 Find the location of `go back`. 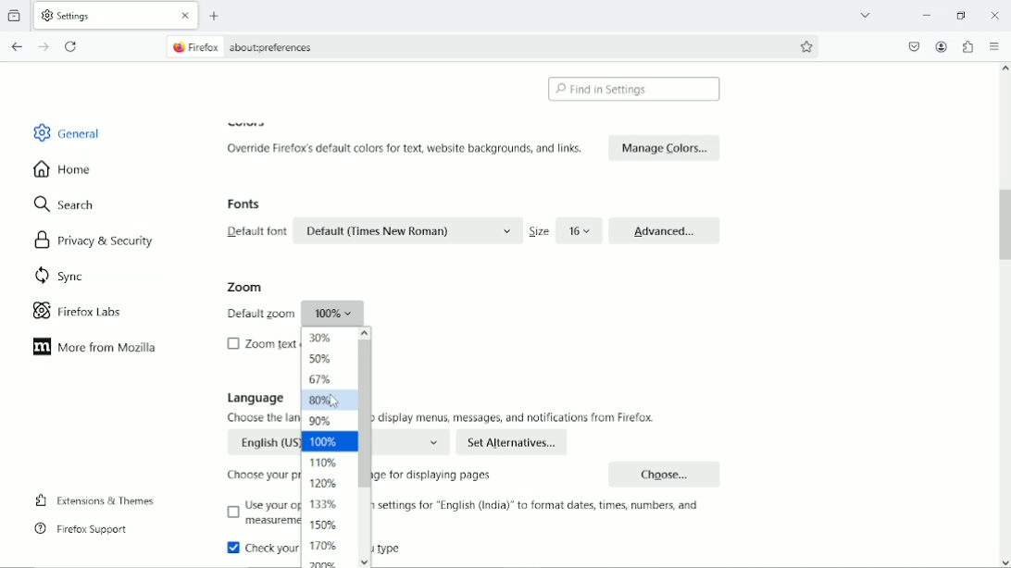

go back is located at coordinates (17, 47).